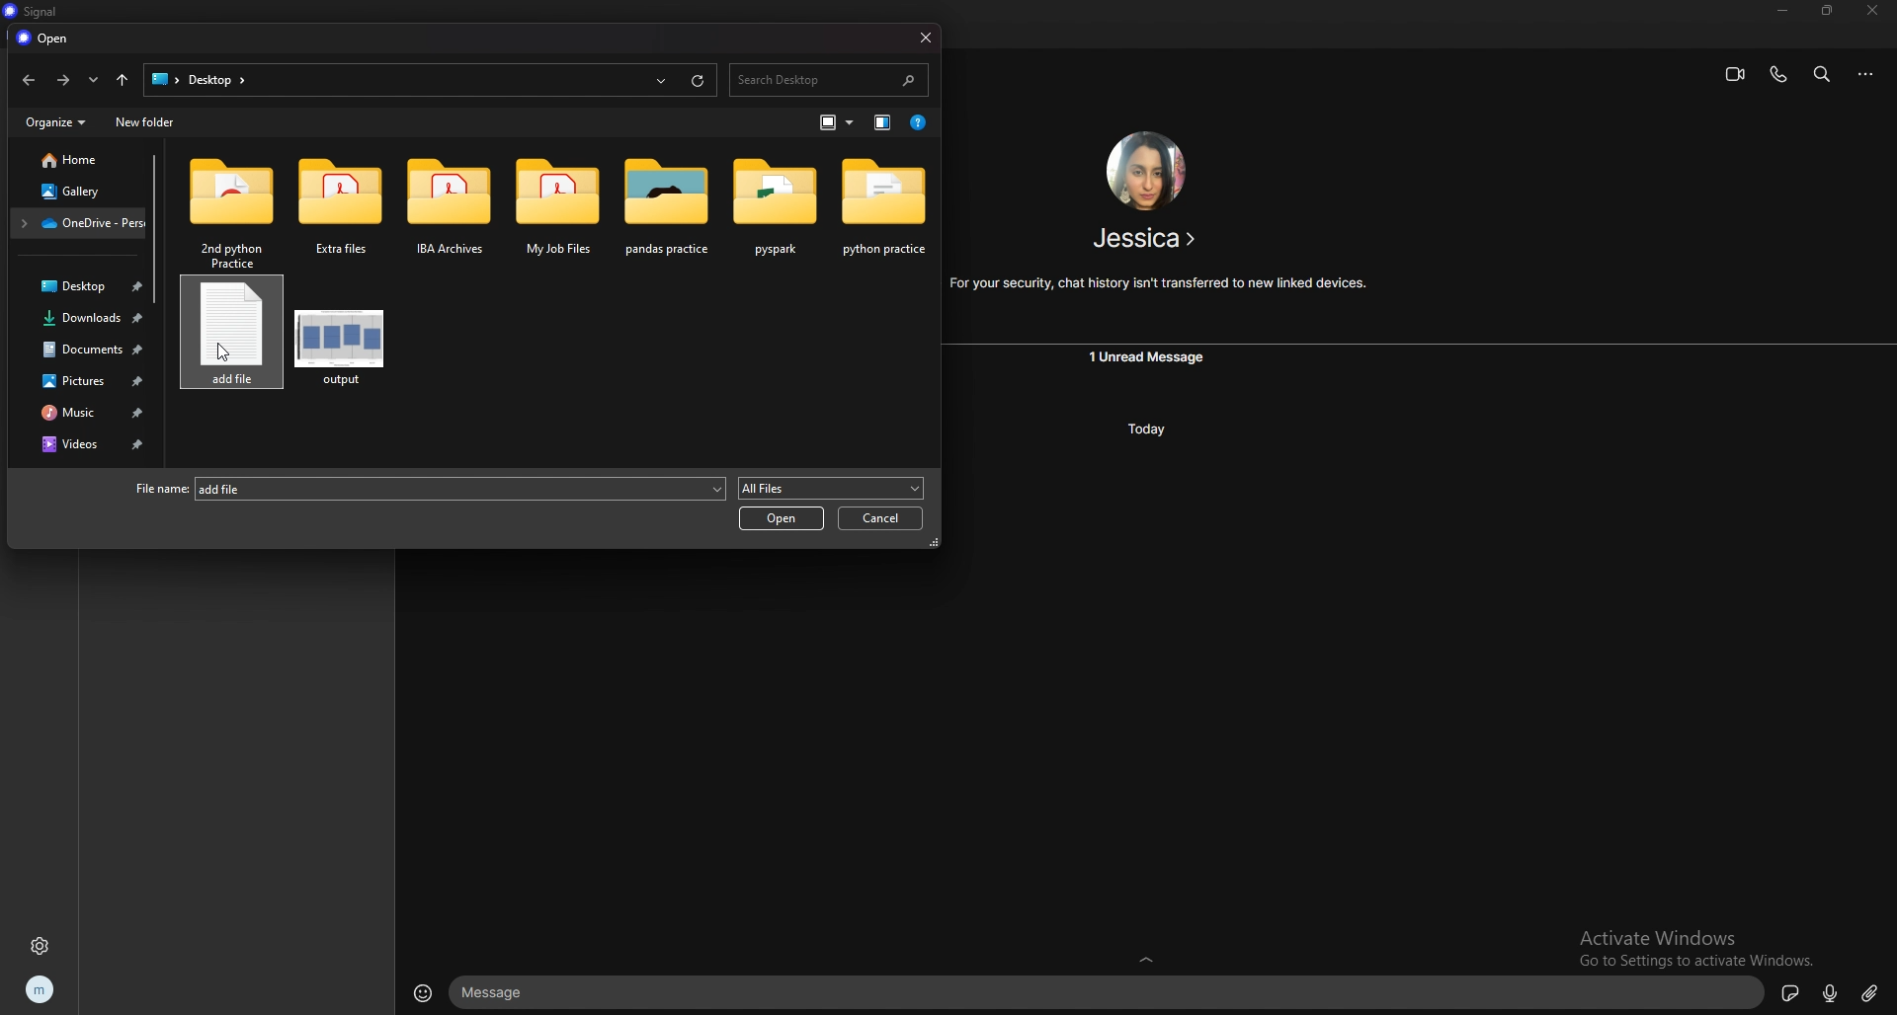 Image resolution: width=1897 pixels, height=1015 pixels. I want to click on voice call, so click(1778, 74).